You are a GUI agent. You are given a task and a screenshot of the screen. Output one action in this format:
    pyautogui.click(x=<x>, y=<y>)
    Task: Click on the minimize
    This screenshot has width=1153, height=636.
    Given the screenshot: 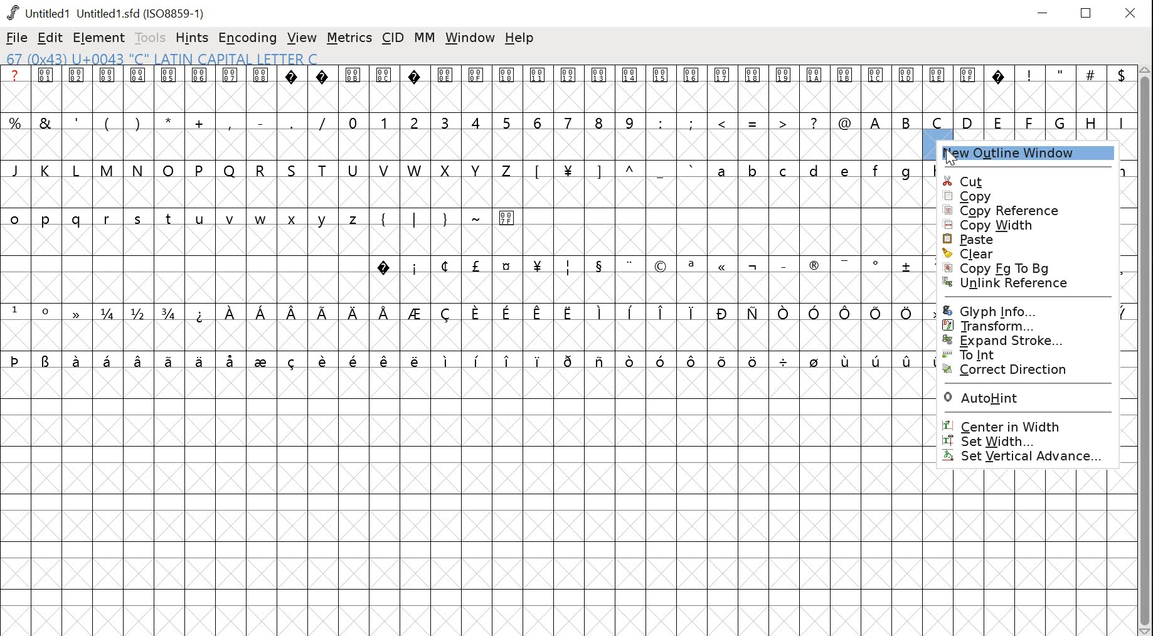 What is the action you would take?
    pyautogui.click(x=1044, y=11)
    